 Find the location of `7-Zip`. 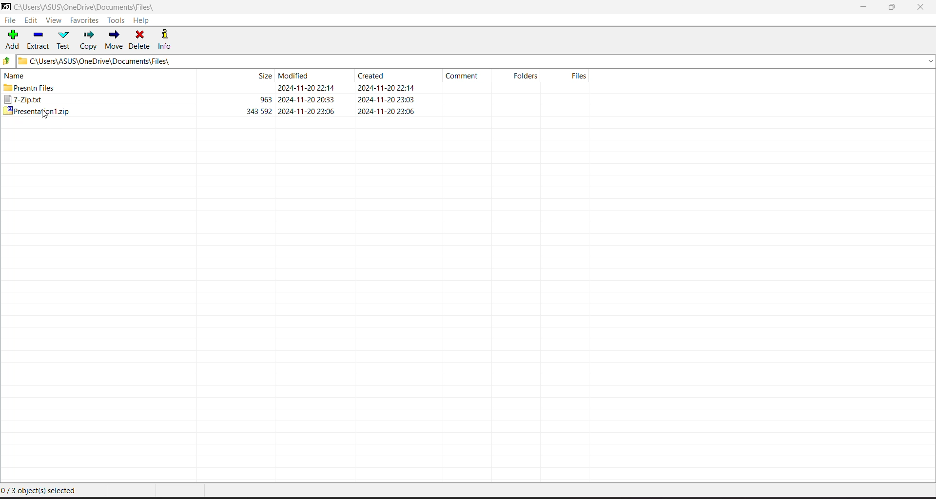

7-Zip is located at coordinates (212, 100).